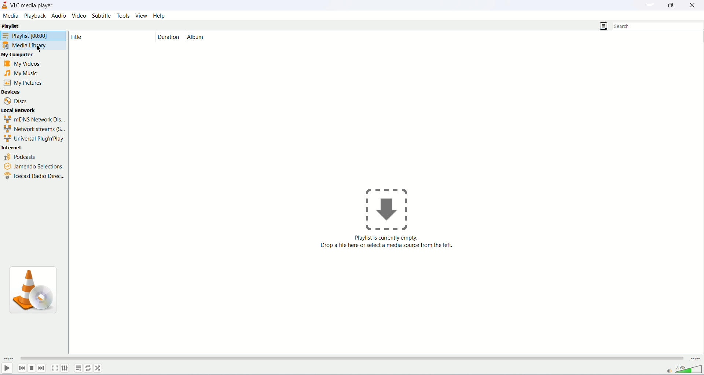  What do you see at coordinates (656, 26) in the screenshot?
I see `search` at bounding box center [656, 26].